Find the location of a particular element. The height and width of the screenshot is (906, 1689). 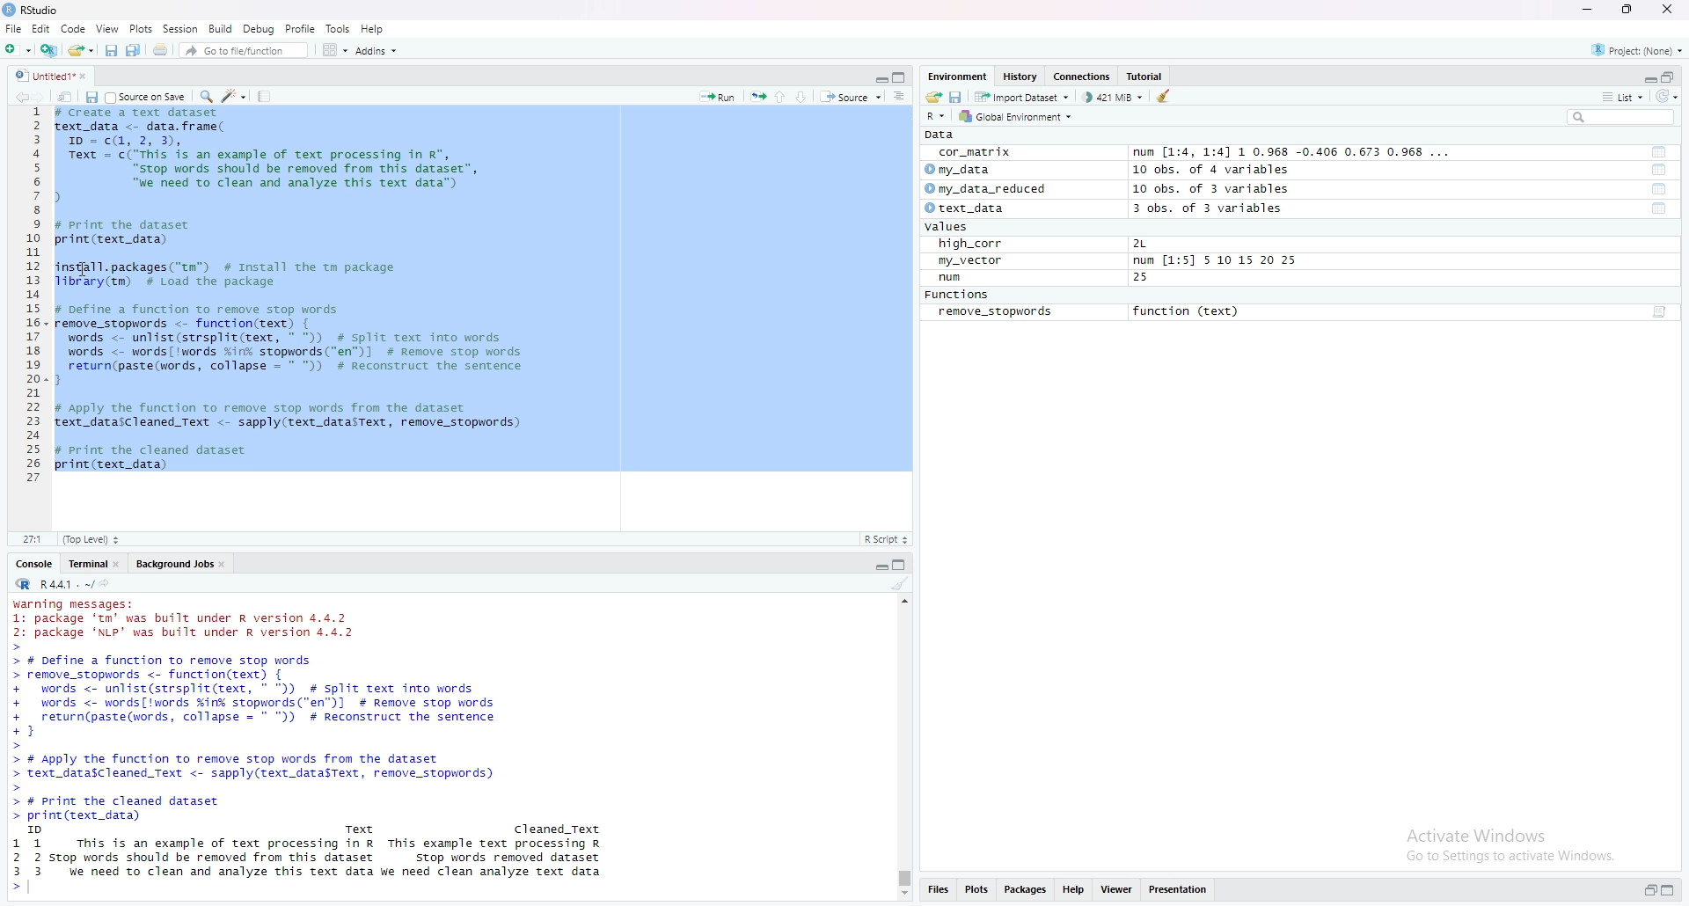

packages is located at coordinates (1027, 889).